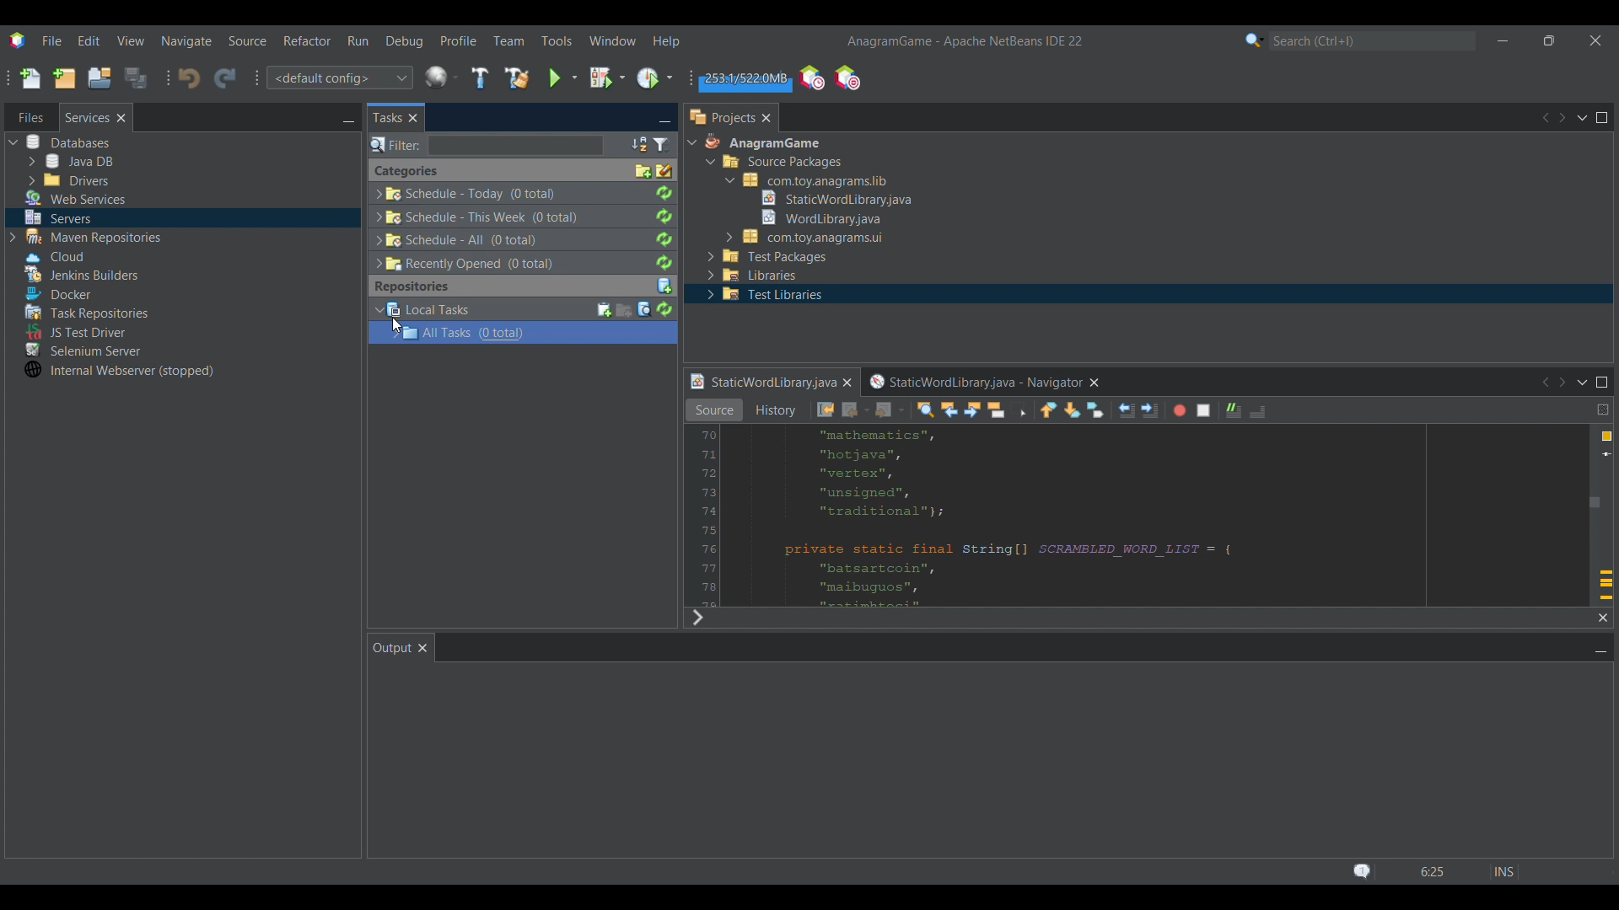 This screenshot has height=910, width=1619. What do you see at coordinates (766, 296) in the screenshot?
I see `` at bounding box center [766, 296].